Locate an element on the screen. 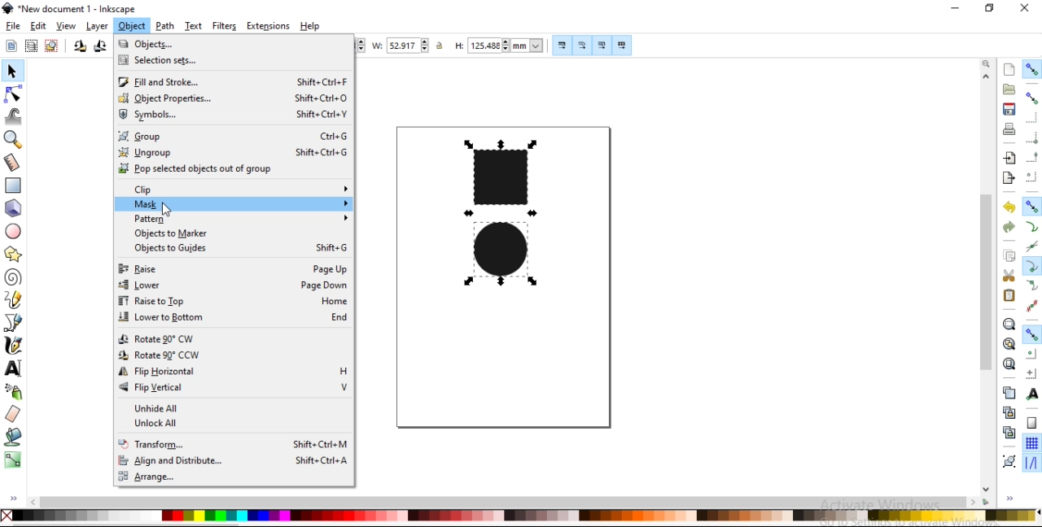 The width and height of the screenshot is (1042, 527). cursor is located at coordinates (162, 209).